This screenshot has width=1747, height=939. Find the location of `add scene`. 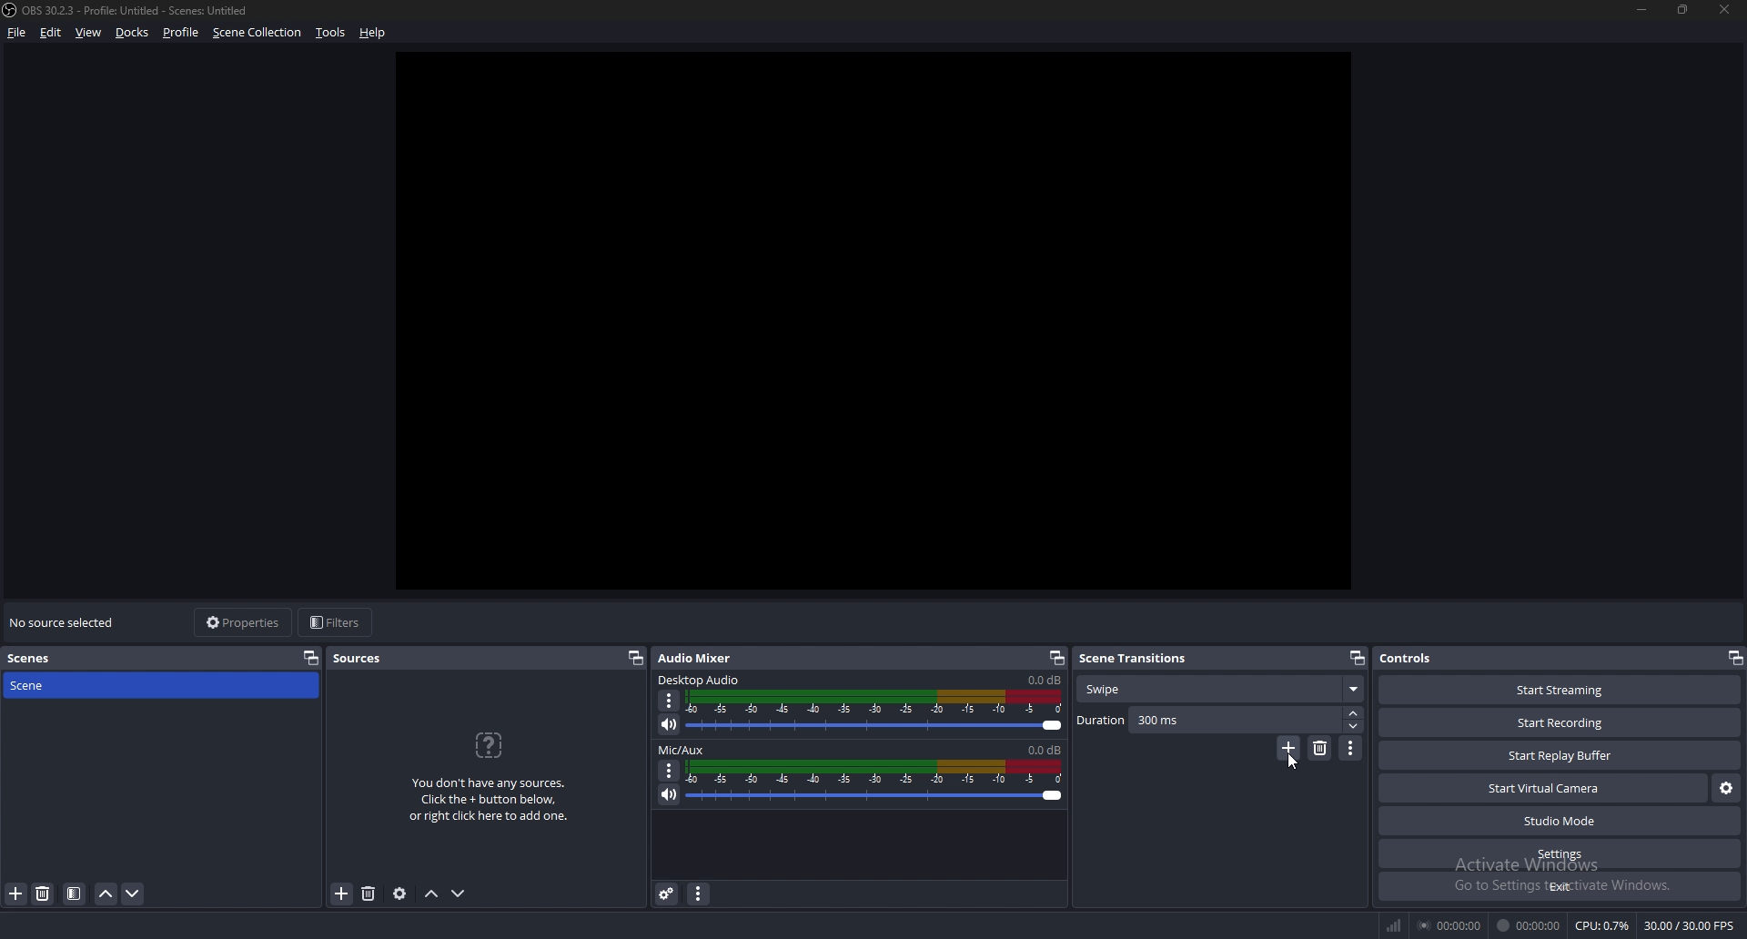

add scene is located at coordinates (15, 894).